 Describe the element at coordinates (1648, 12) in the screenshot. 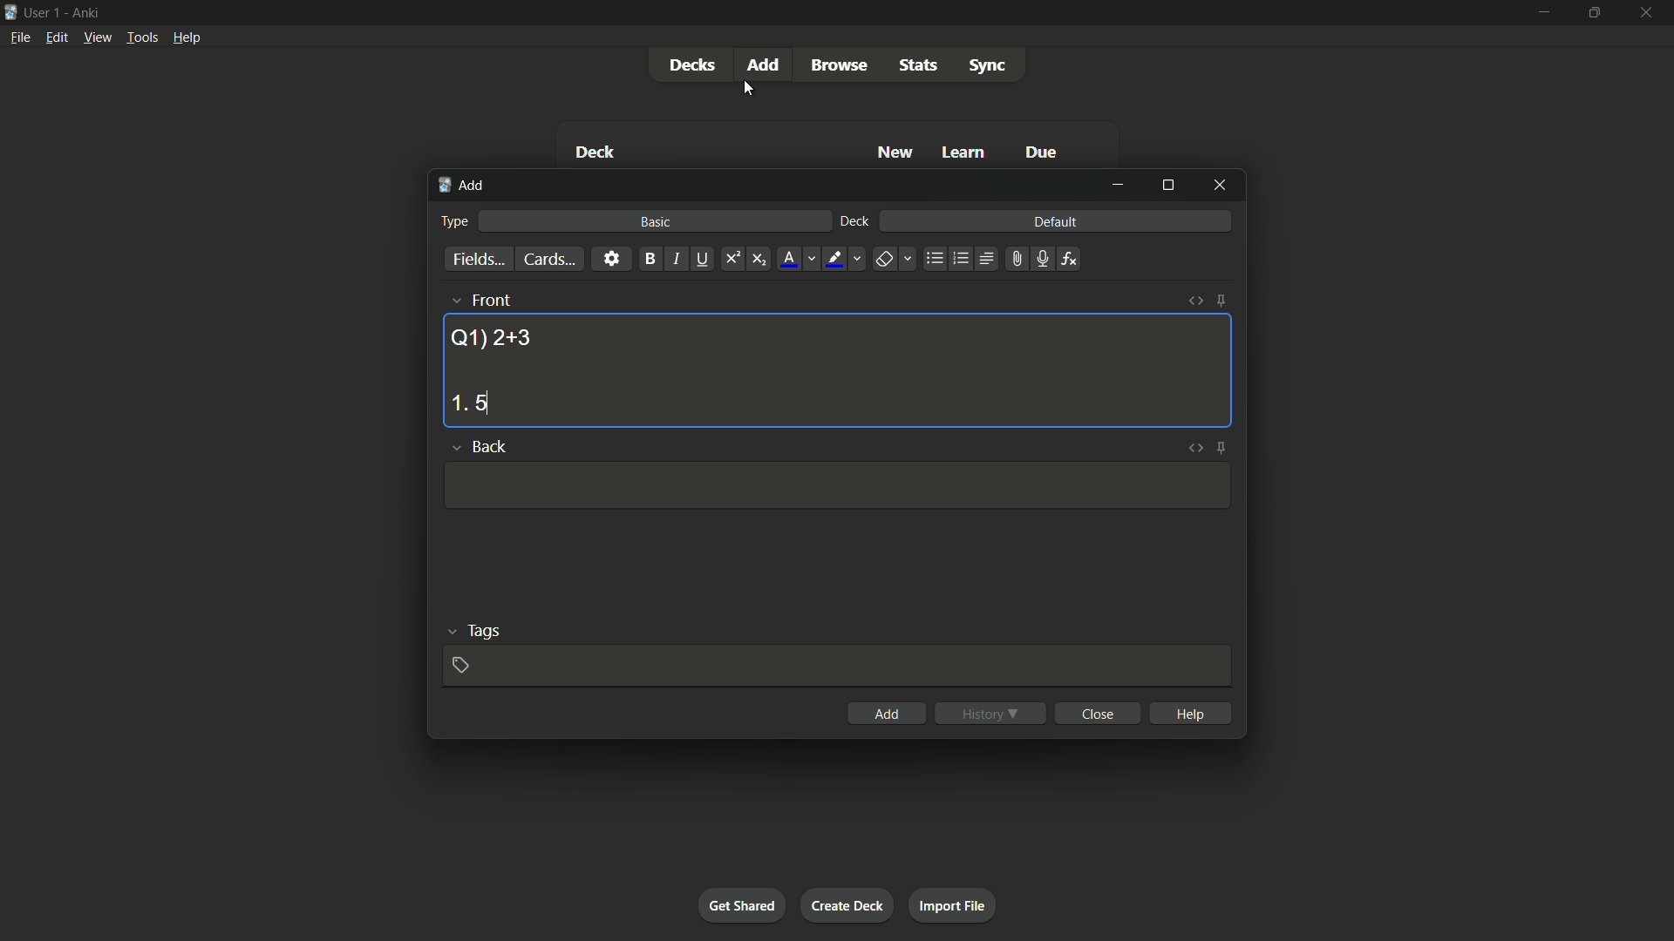

I see `close app` at that location.